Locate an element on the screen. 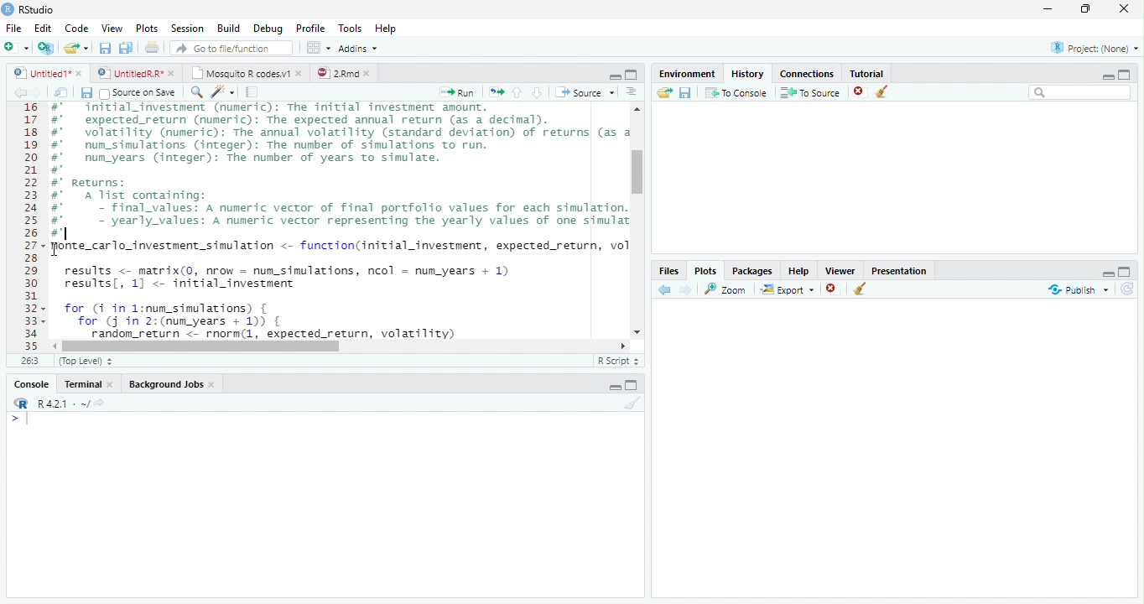  Terminal is located at coordinates (90, 383).